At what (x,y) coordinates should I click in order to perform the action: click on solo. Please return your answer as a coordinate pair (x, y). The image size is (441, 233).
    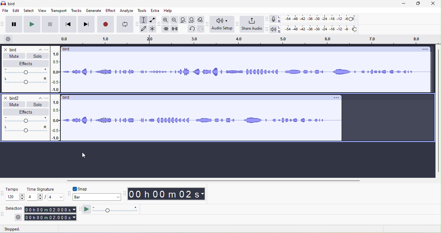
    Looking at the image, I should click on (38, 104).